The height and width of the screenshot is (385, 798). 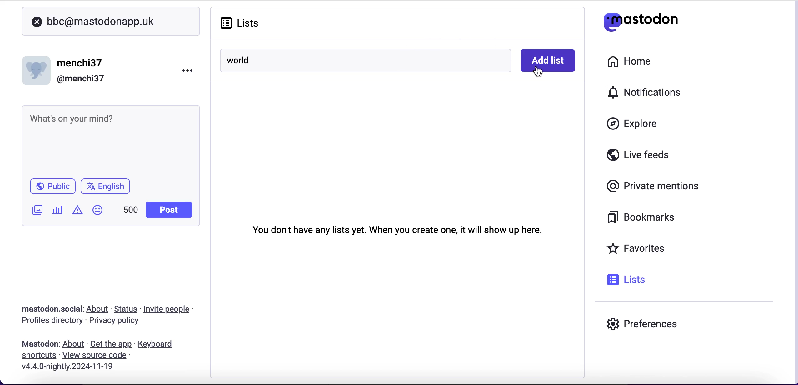 I want to click on lists, so click(x=627, y=279).